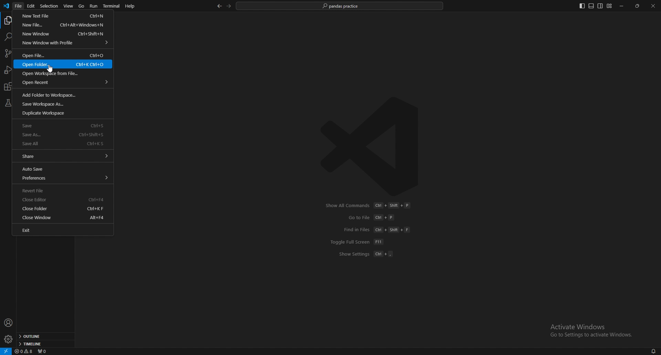  What do you see at coordinates (64, 178) in the screenshot?
I see `preferences` at bounding box center [64, 178].